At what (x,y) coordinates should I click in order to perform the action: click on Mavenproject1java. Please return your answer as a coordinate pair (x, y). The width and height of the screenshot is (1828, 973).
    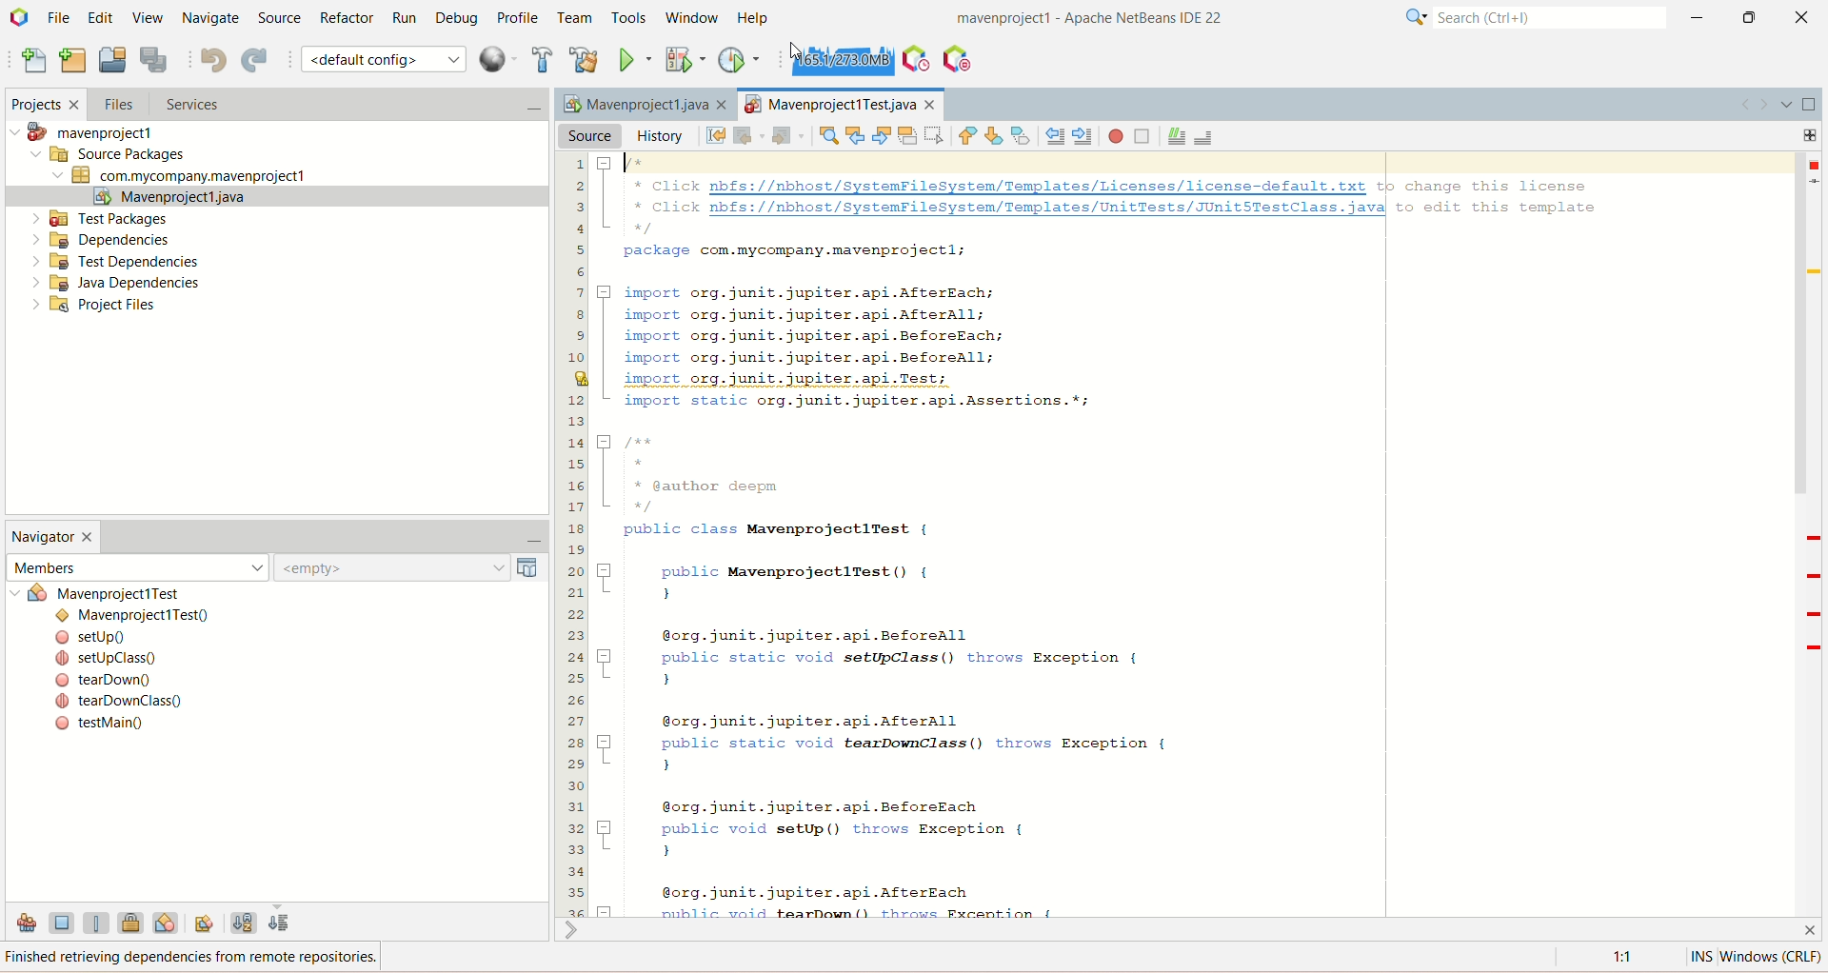
    Looking at the image, I should click on (642, 105).